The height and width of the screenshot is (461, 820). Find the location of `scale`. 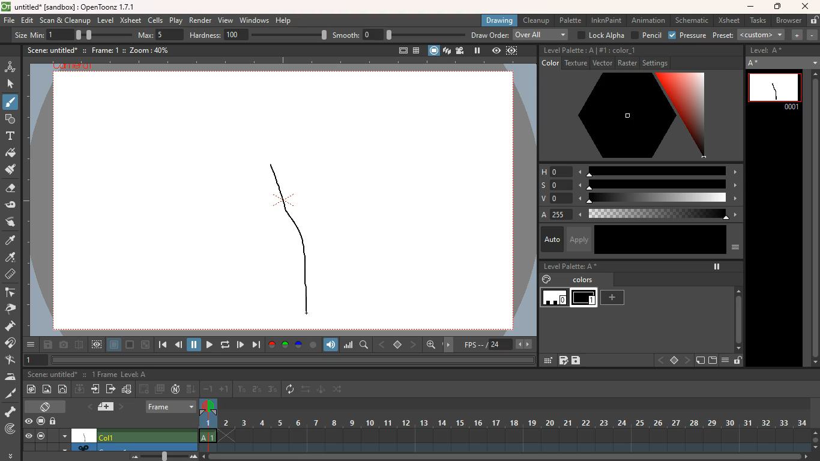

scale is located at coordinates (658, 170).